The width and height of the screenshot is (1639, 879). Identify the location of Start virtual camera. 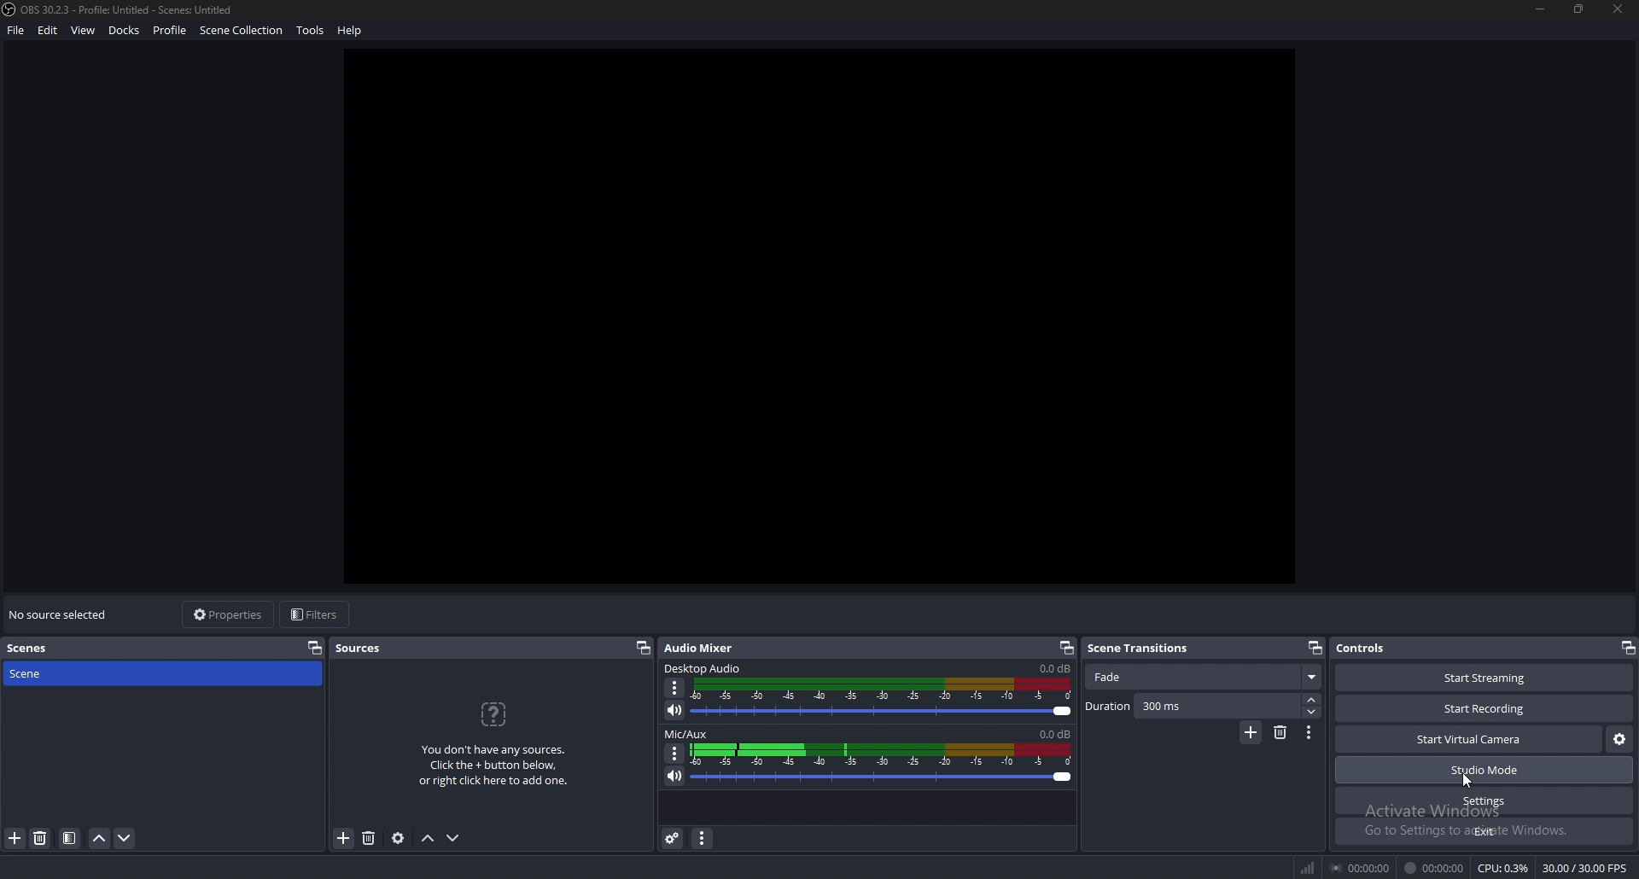
(1469, 739).